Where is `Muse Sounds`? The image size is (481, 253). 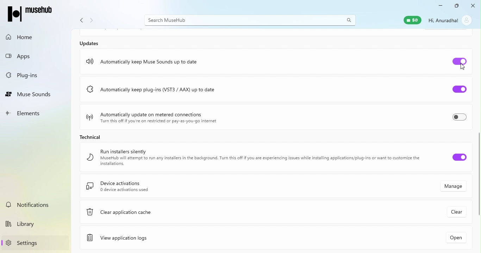 Muse Sounds is located at coordinates (32, 93).